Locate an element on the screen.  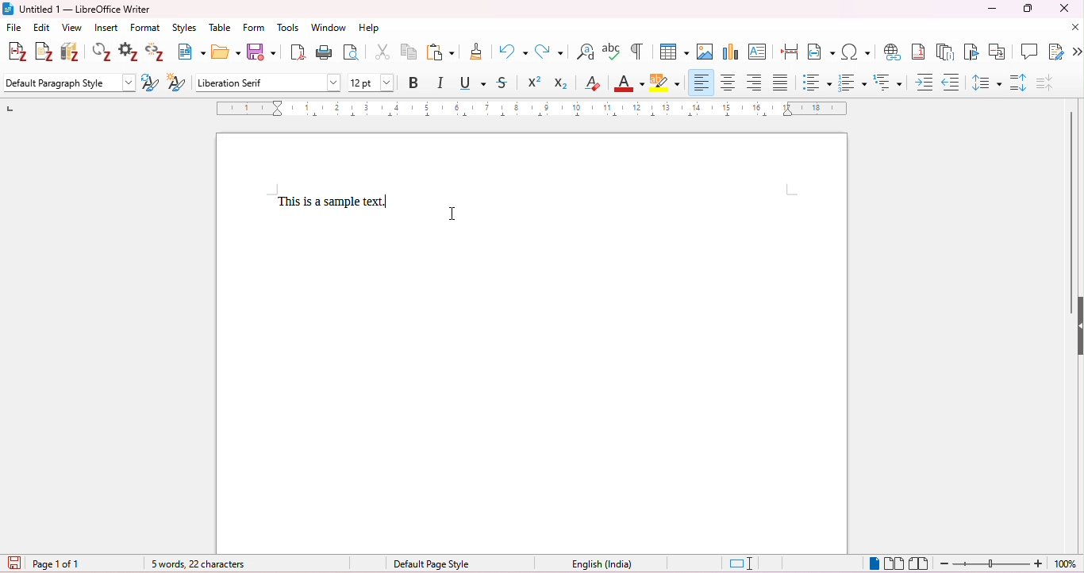
insert text box is located at coordinates (758, 53).